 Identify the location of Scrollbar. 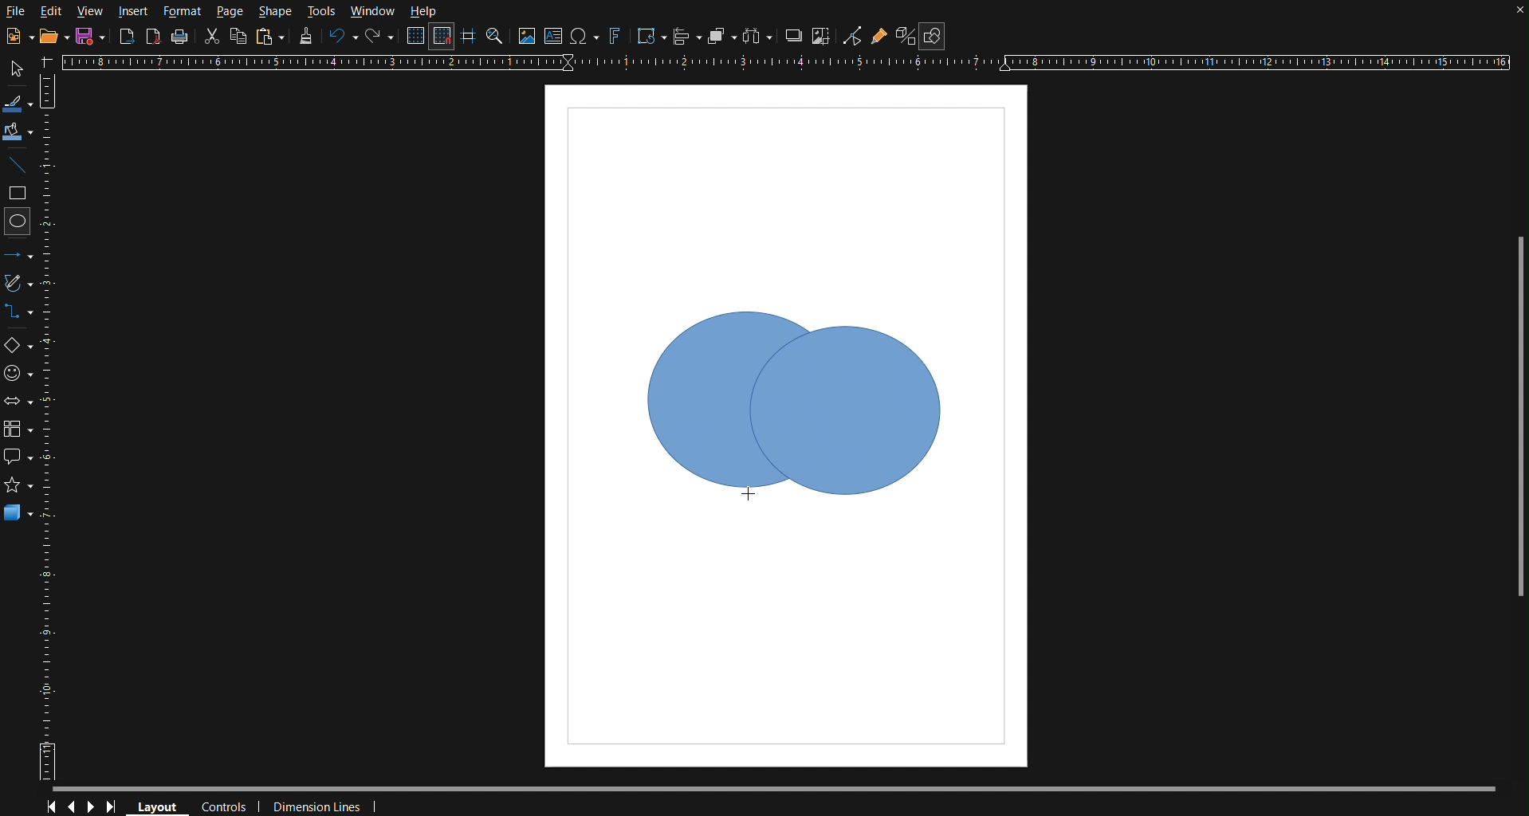
(1514, 411).